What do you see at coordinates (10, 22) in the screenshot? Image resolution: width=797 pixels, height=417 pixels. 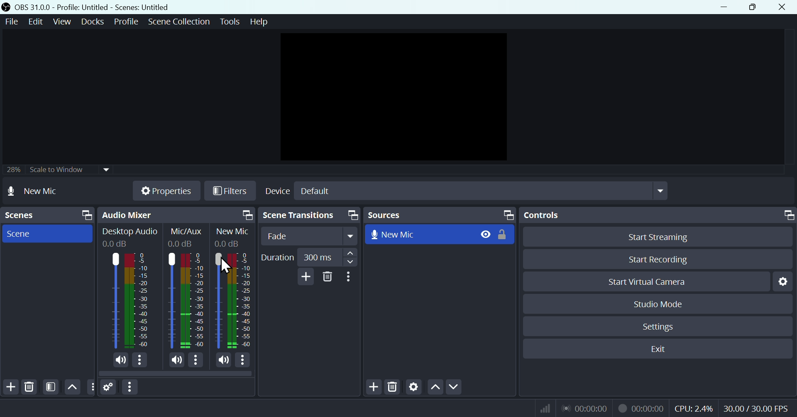 I see `File` at bounding box center [10, 22].